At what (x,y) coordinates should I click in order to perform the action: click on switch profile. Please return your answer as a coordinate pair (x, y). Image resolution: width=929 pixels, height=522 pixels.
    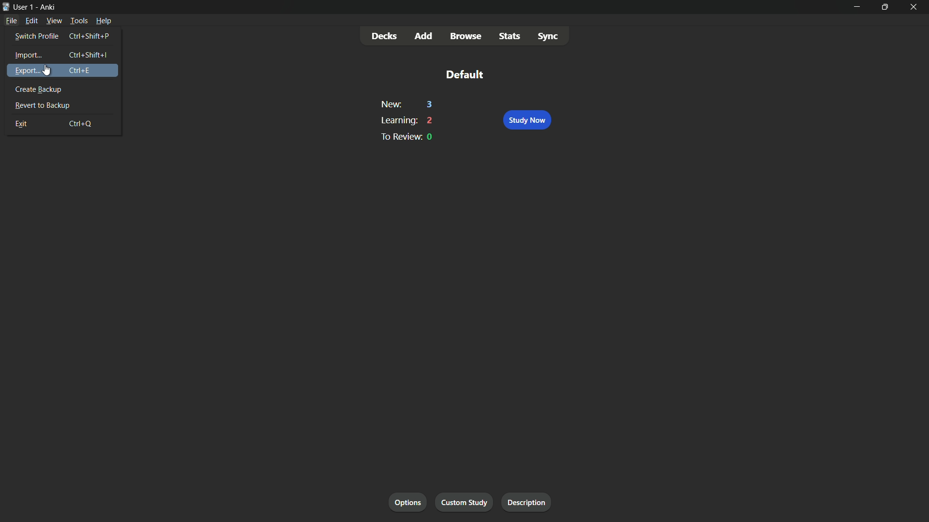
    Looking at the image, I should click on (35, 37).